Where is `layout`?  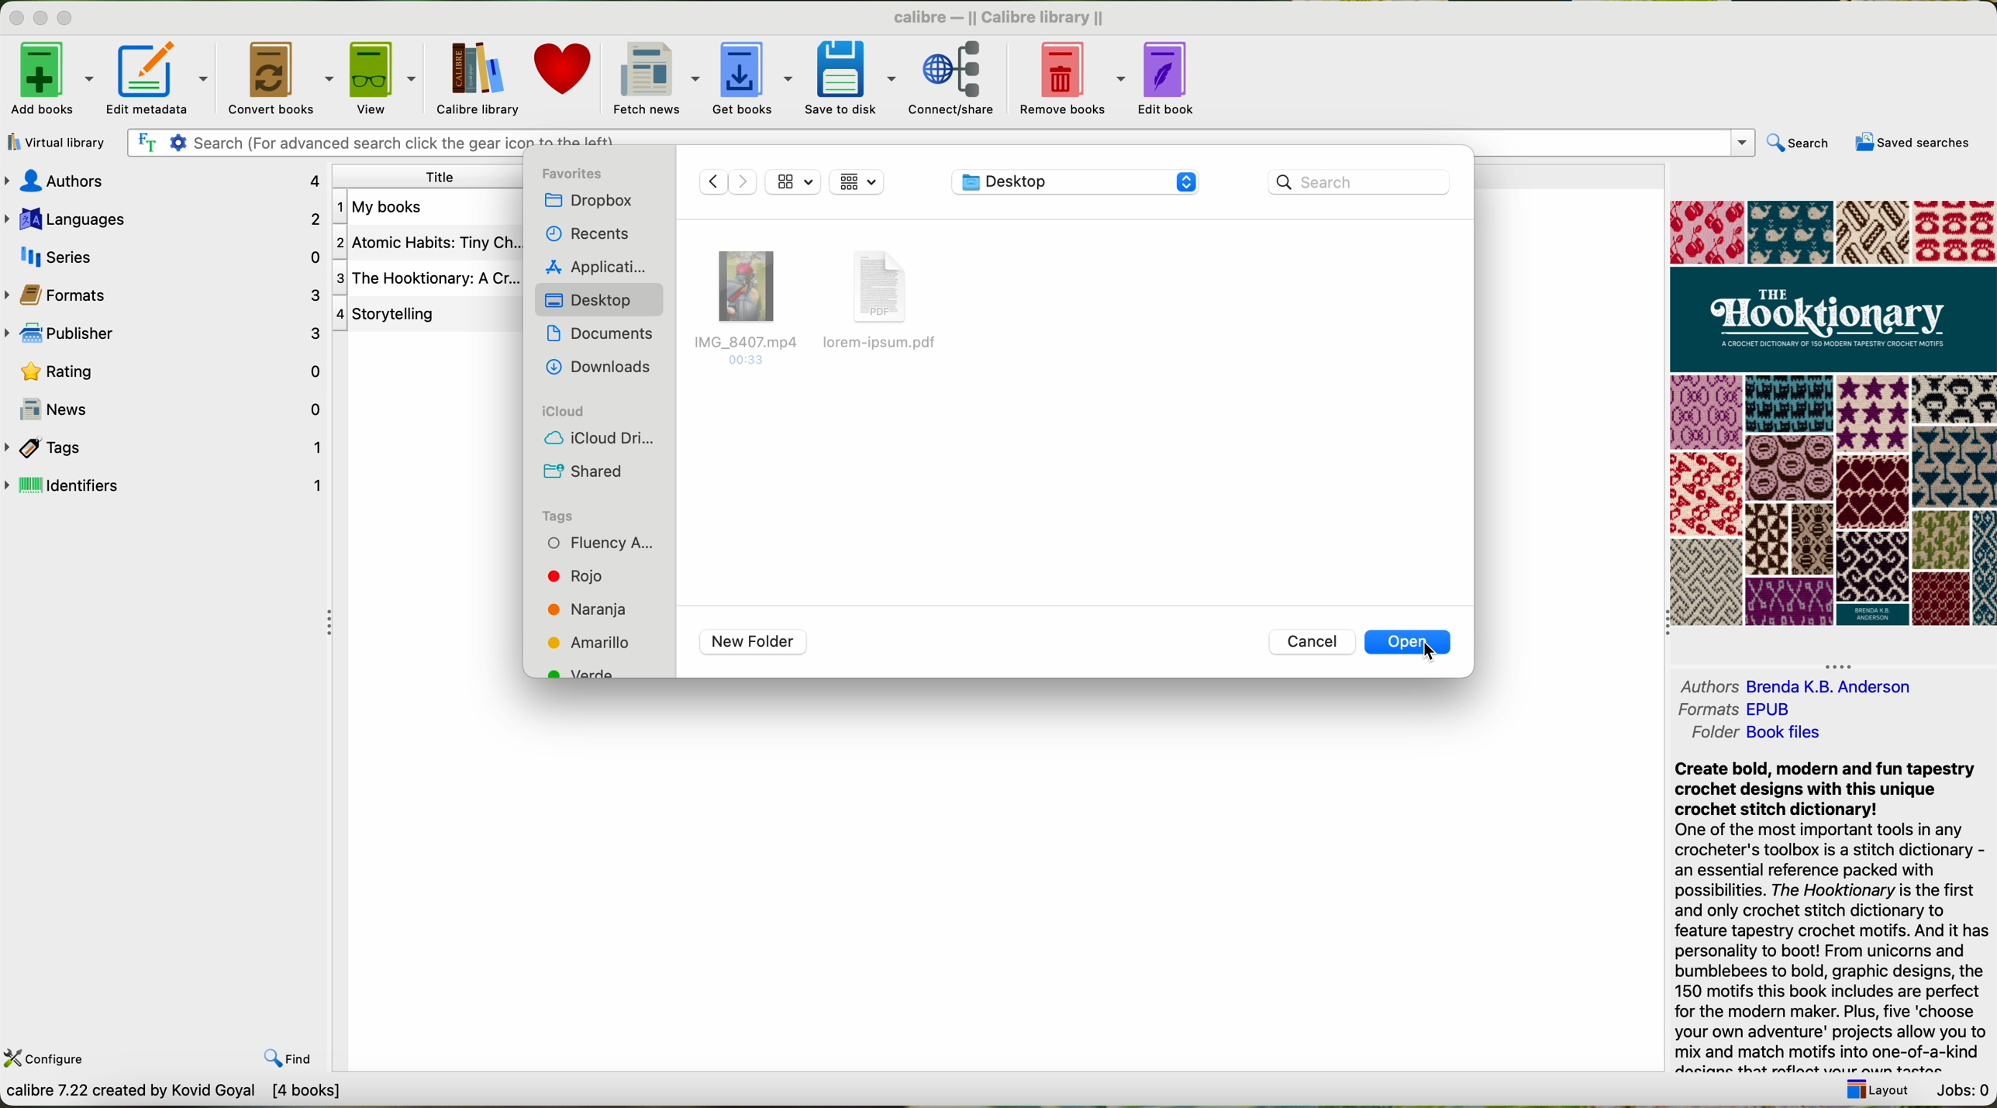 layout is located at coordinates (1873, 1089).